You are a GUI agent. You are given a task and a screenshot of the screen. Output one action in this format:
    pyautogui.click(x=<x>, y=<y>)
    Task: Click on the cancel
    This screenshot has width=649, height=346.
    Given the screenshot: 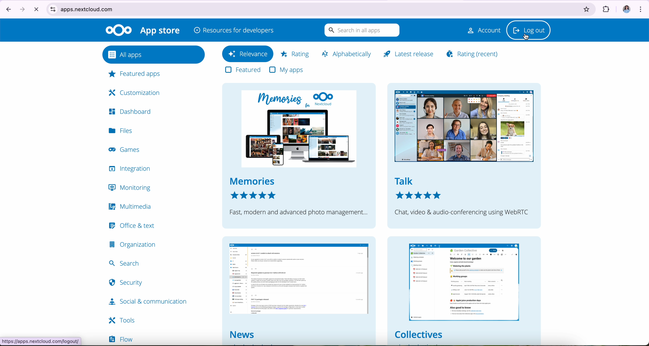 What is the action you would take?
    pyautogui.click(x=37, y=9)
    